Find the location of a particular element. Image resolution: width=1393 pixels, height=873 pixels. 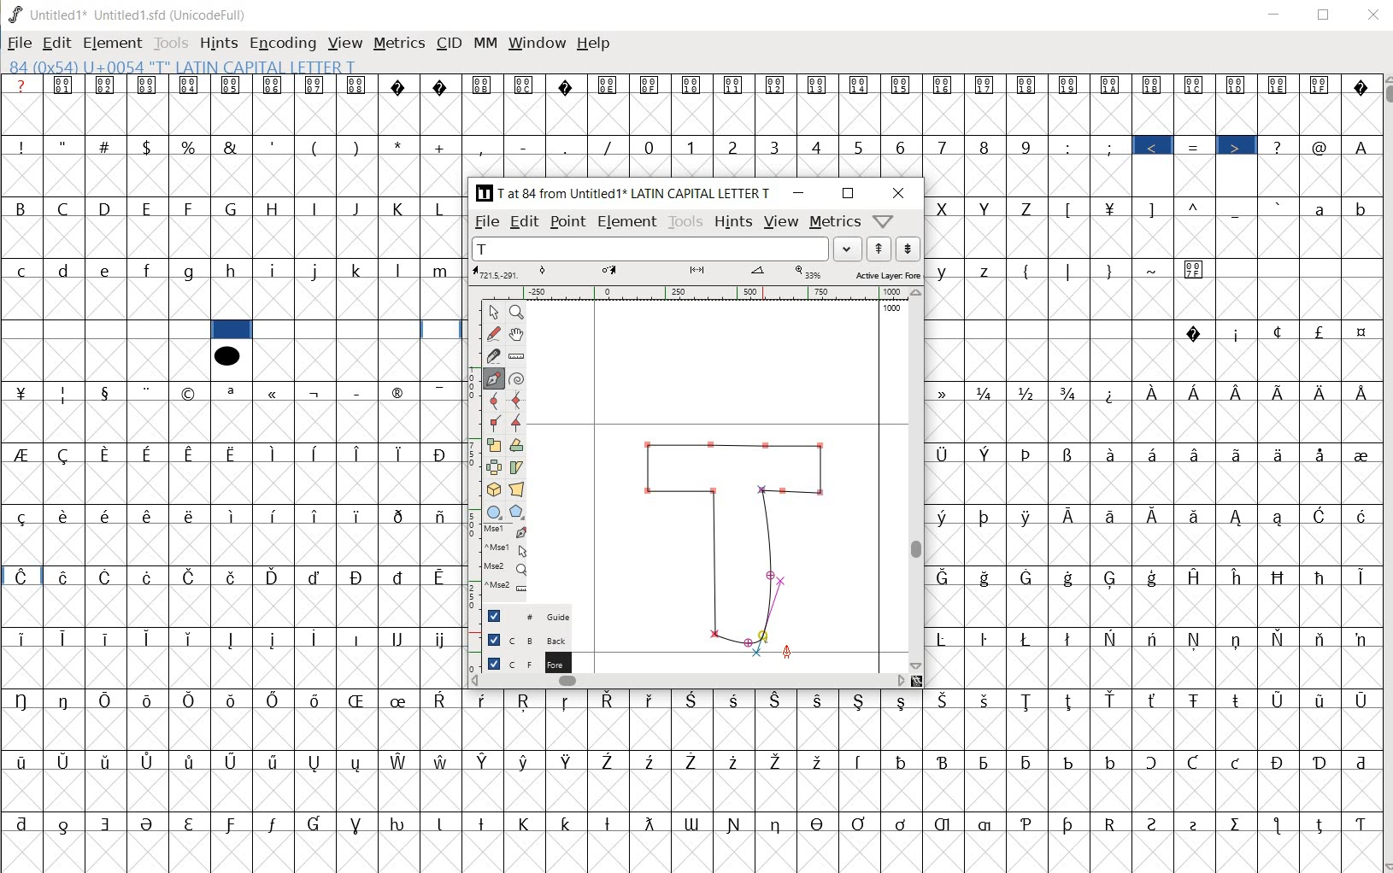

Symbol is located at coordinates (1111, 453).